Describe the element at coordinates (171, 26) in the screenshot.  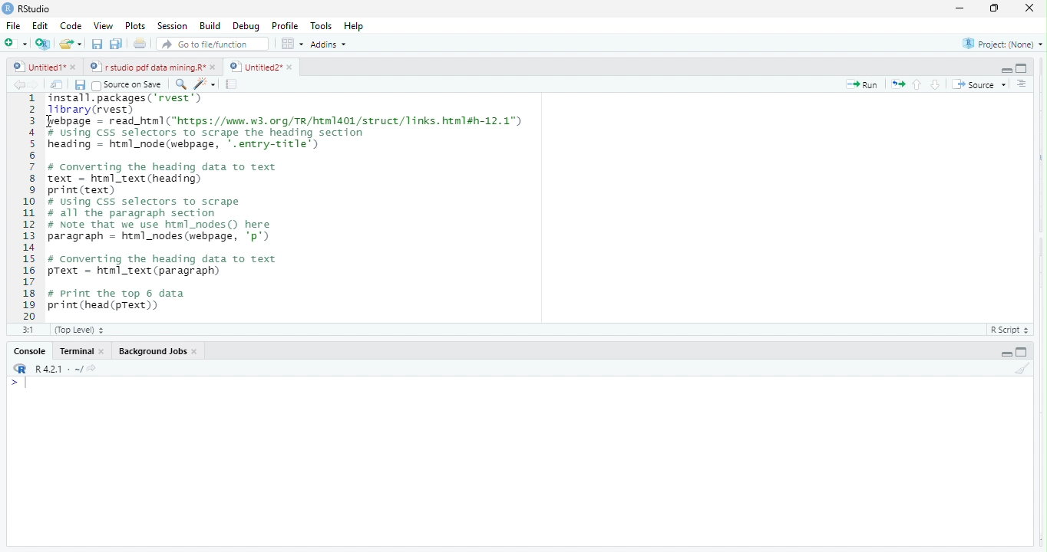
I see `‘Session` at that location.